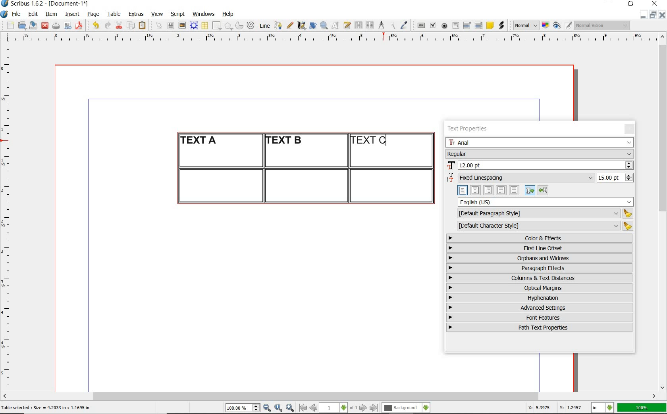 Image resolution: width=667 pixels, height=414 pixels. I want to click on columns & text distances, so click(541, 278).